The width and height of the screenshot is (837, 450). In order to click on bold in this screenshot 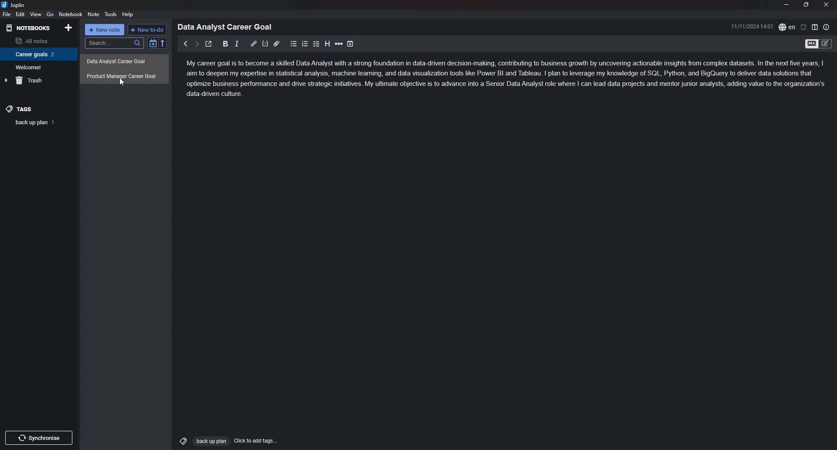, I will do `click(226, 44)`.